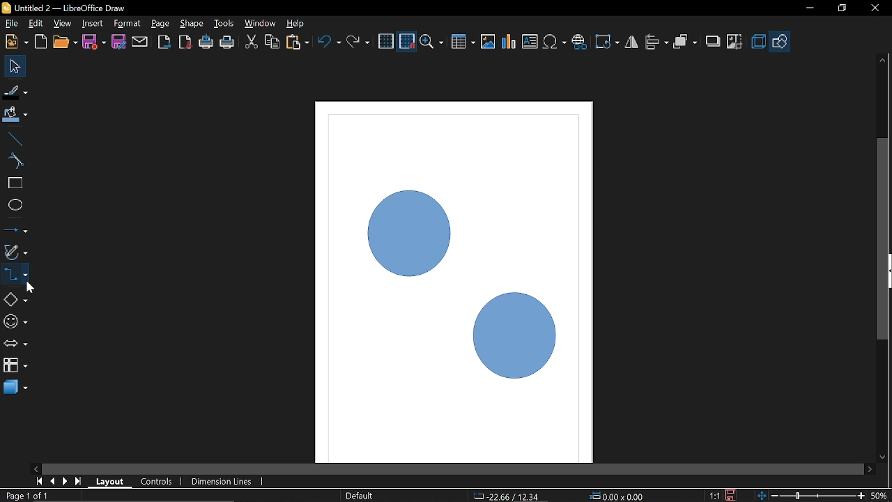 Image resolution: width=892 pixels, height=502 pixels. What do you see at coordinates (80, 481) in the screenshot?
I see `go to last page` at bounding box center [80, 481].